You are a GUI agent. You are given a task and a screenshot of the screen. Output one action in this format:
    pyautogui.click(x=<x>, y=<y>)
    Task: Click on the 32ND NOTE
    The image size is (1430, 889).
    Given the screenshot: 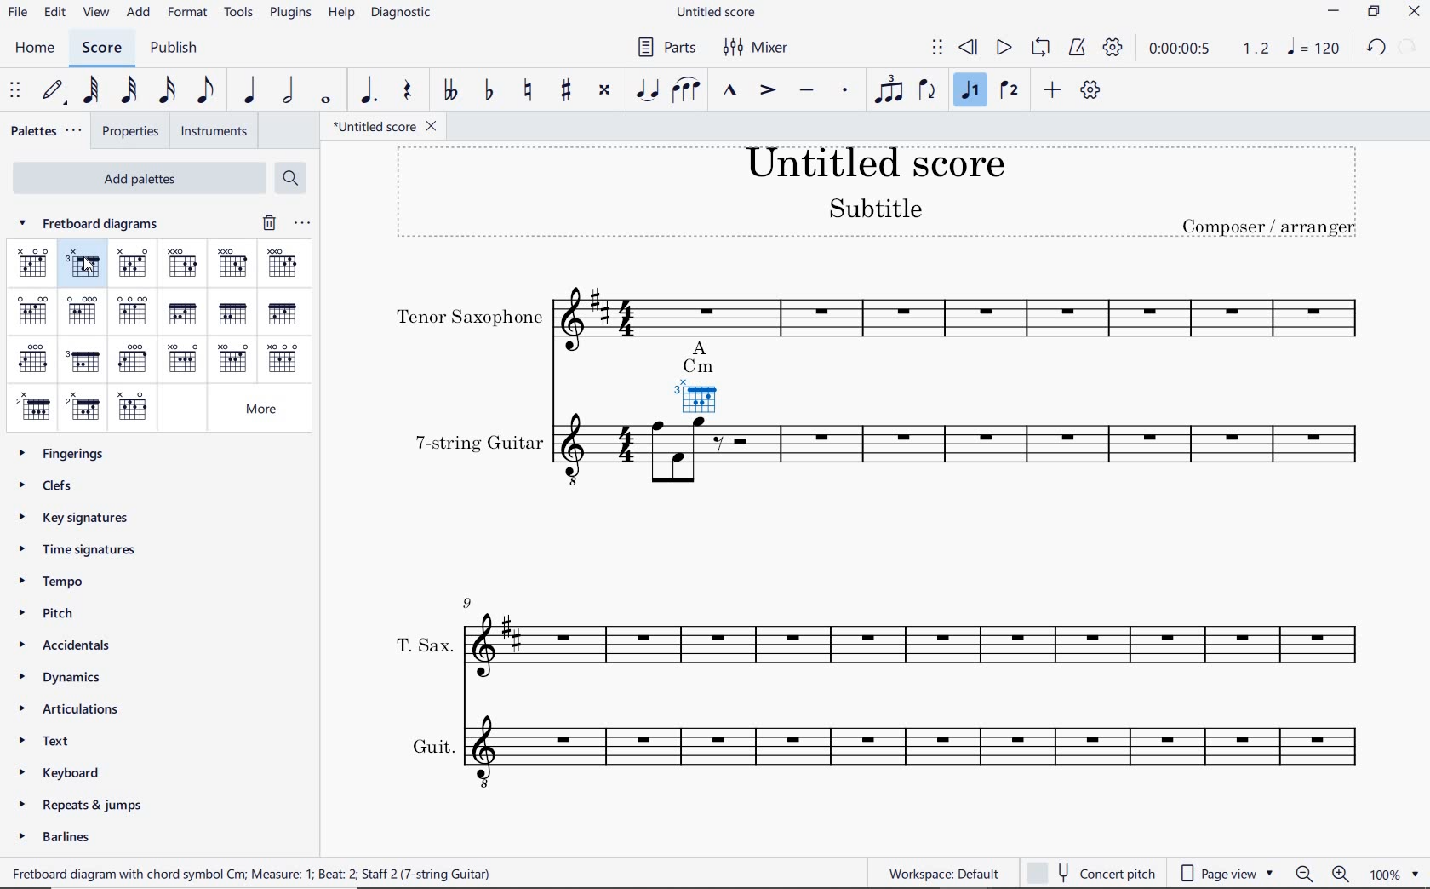 What is the action you would take?
    pyautogui.click(x=129, y=91)
    